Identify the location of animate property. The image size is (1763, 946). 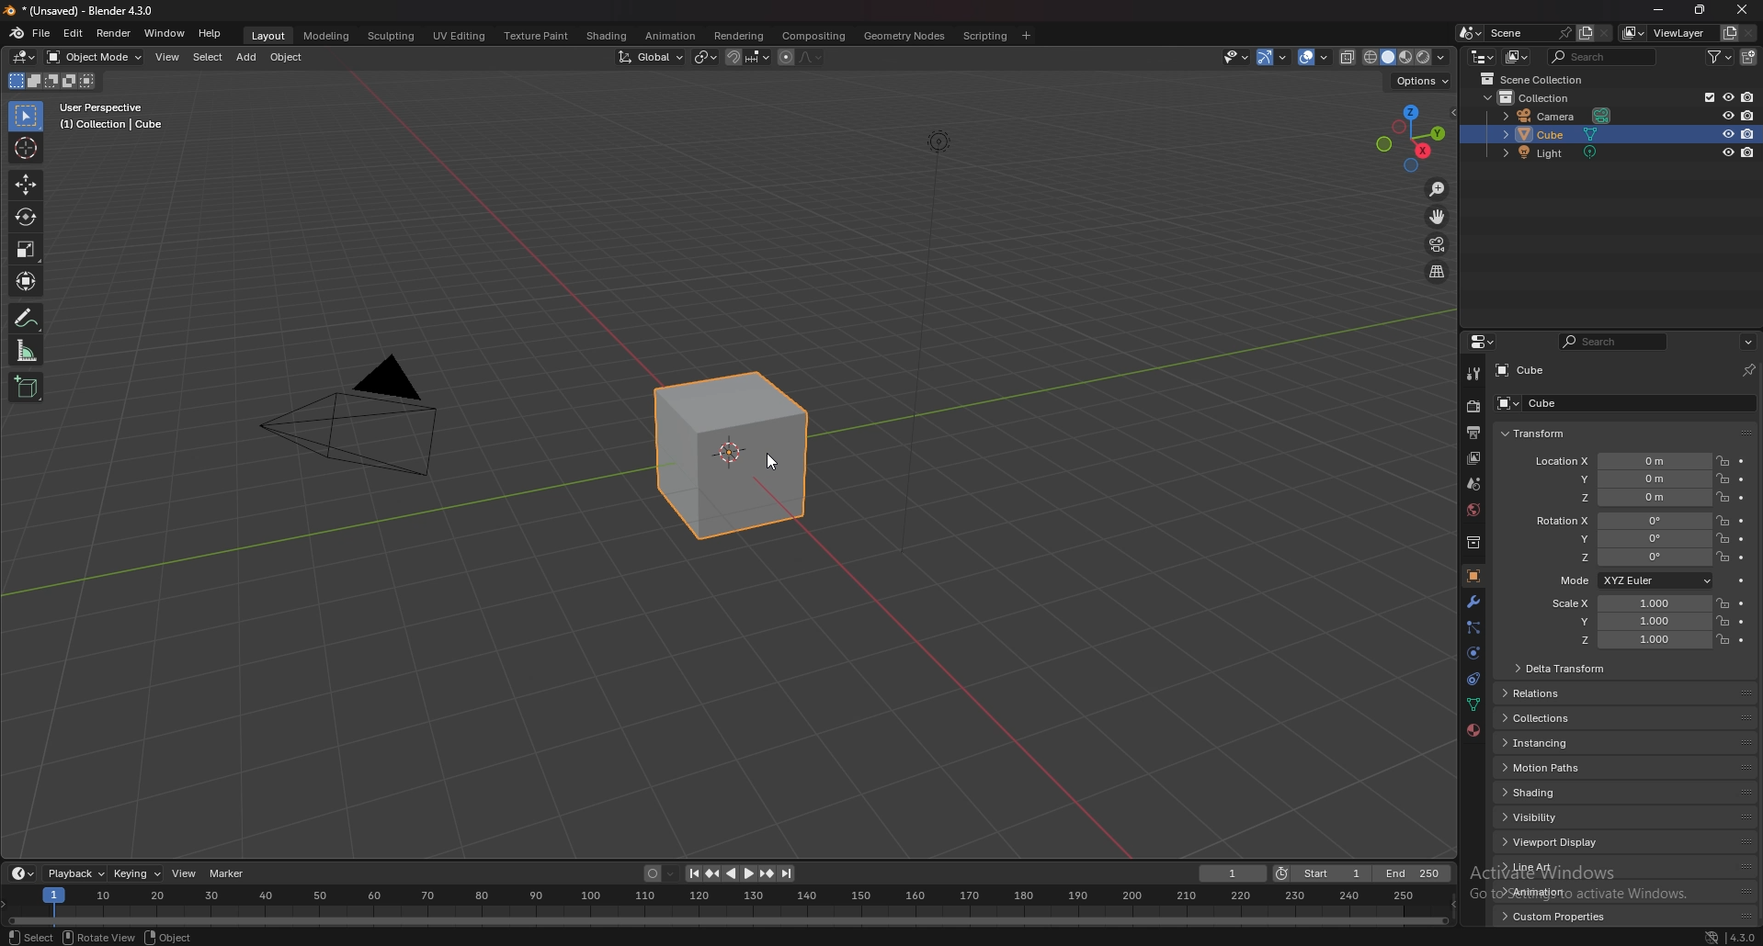
(1742, 603).